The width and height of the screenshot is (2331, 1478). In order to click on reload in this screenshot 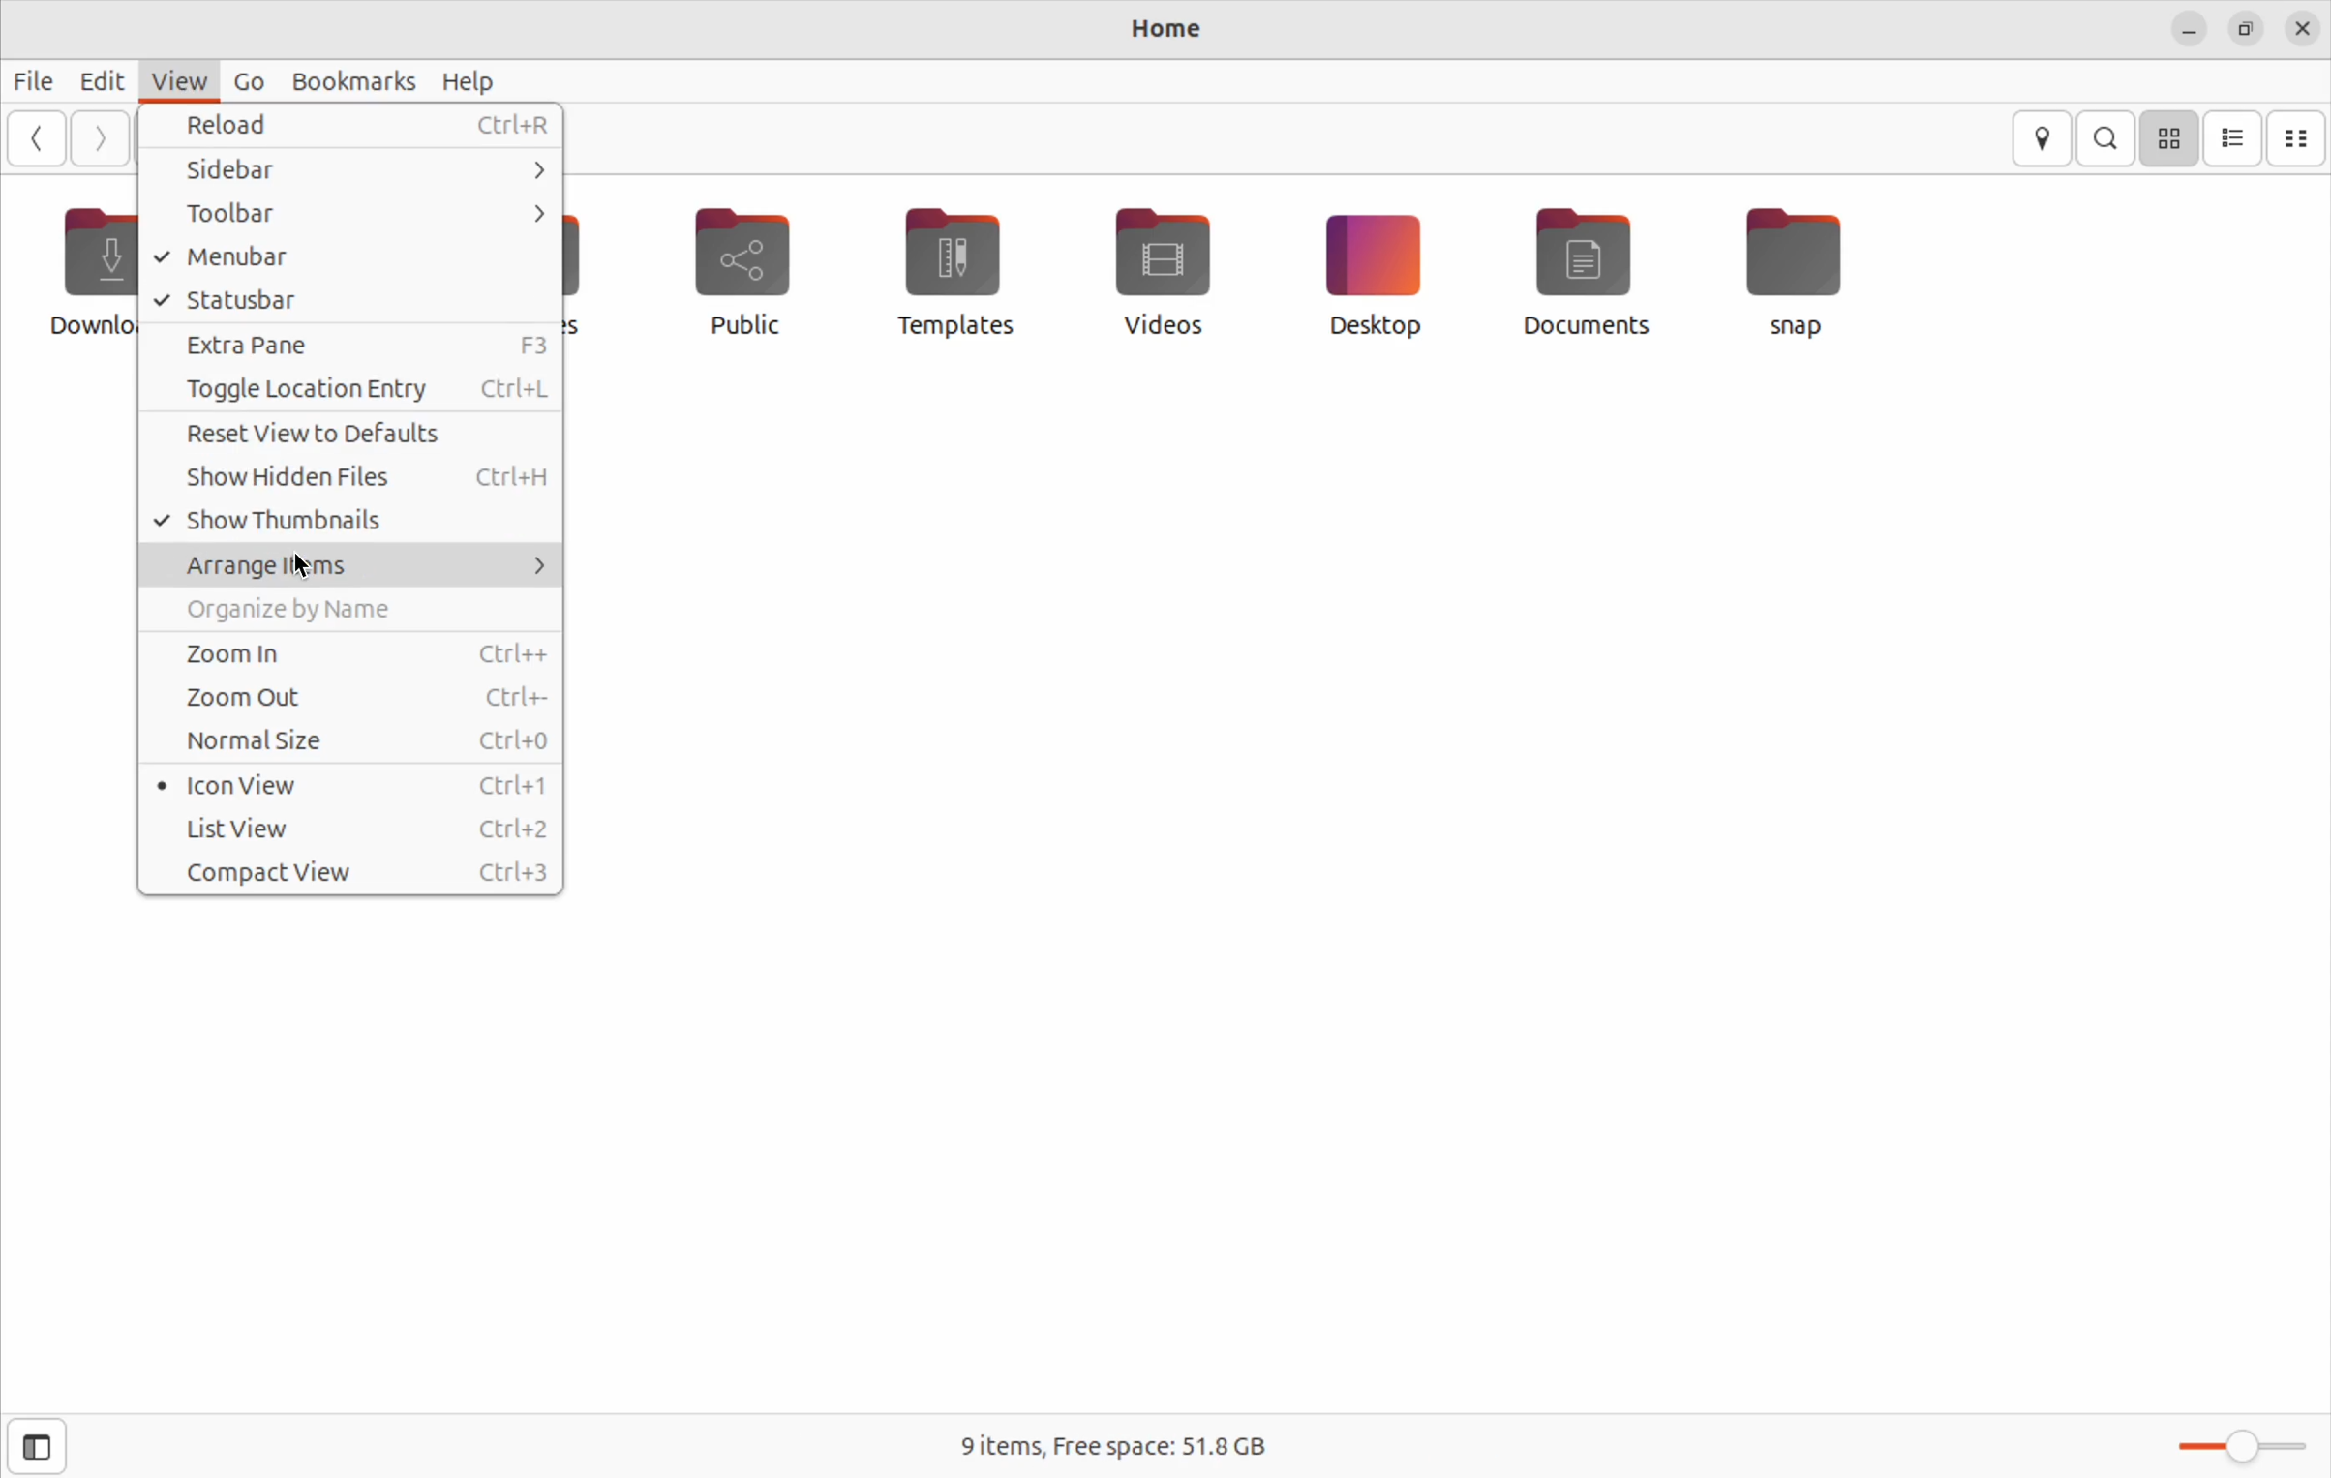, I will do `click(353, 129)`.